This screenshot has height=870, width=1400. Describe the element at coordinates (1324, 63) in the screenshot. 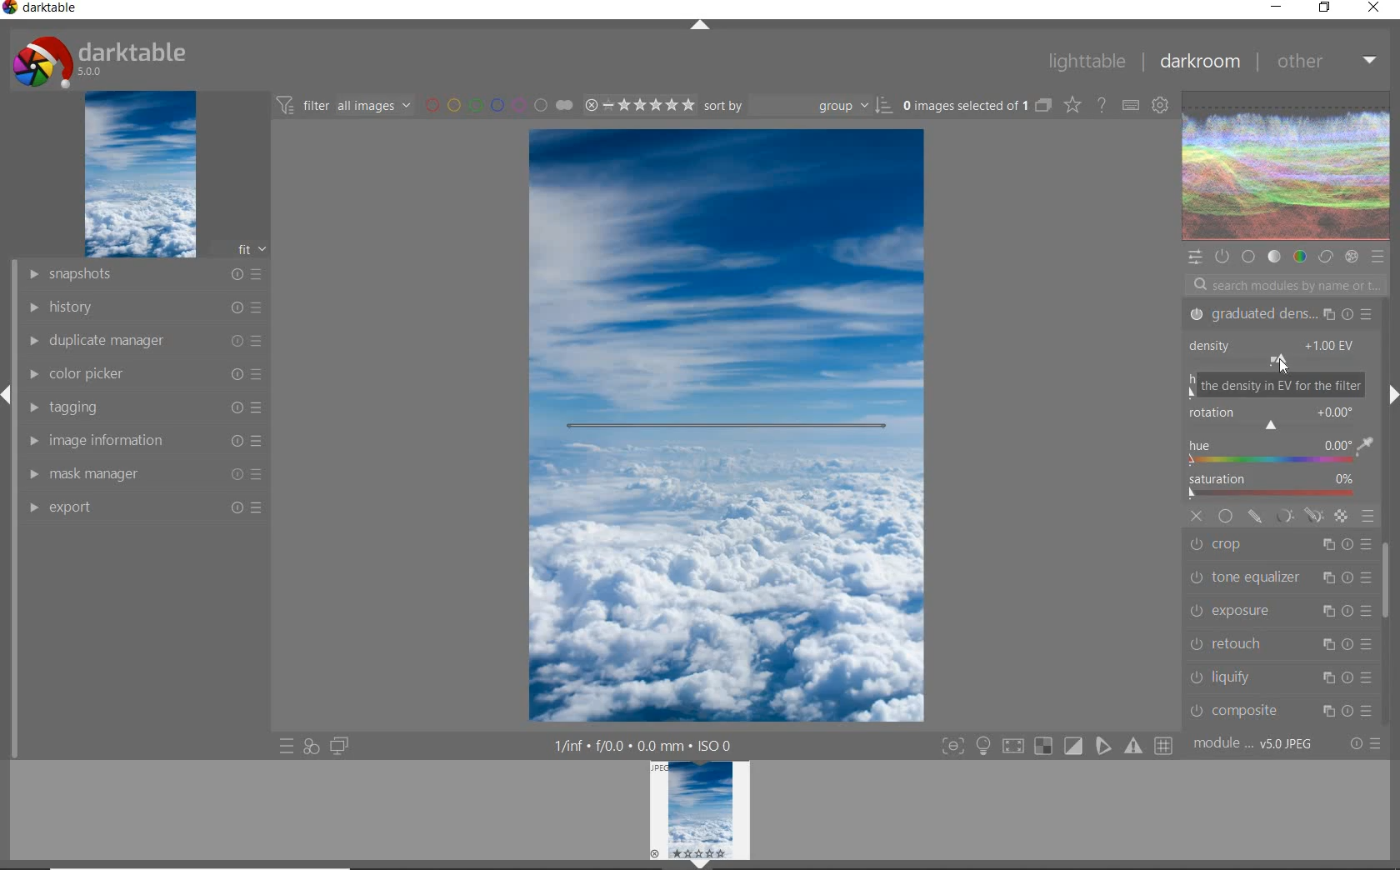

I see `OTHER` at that location.